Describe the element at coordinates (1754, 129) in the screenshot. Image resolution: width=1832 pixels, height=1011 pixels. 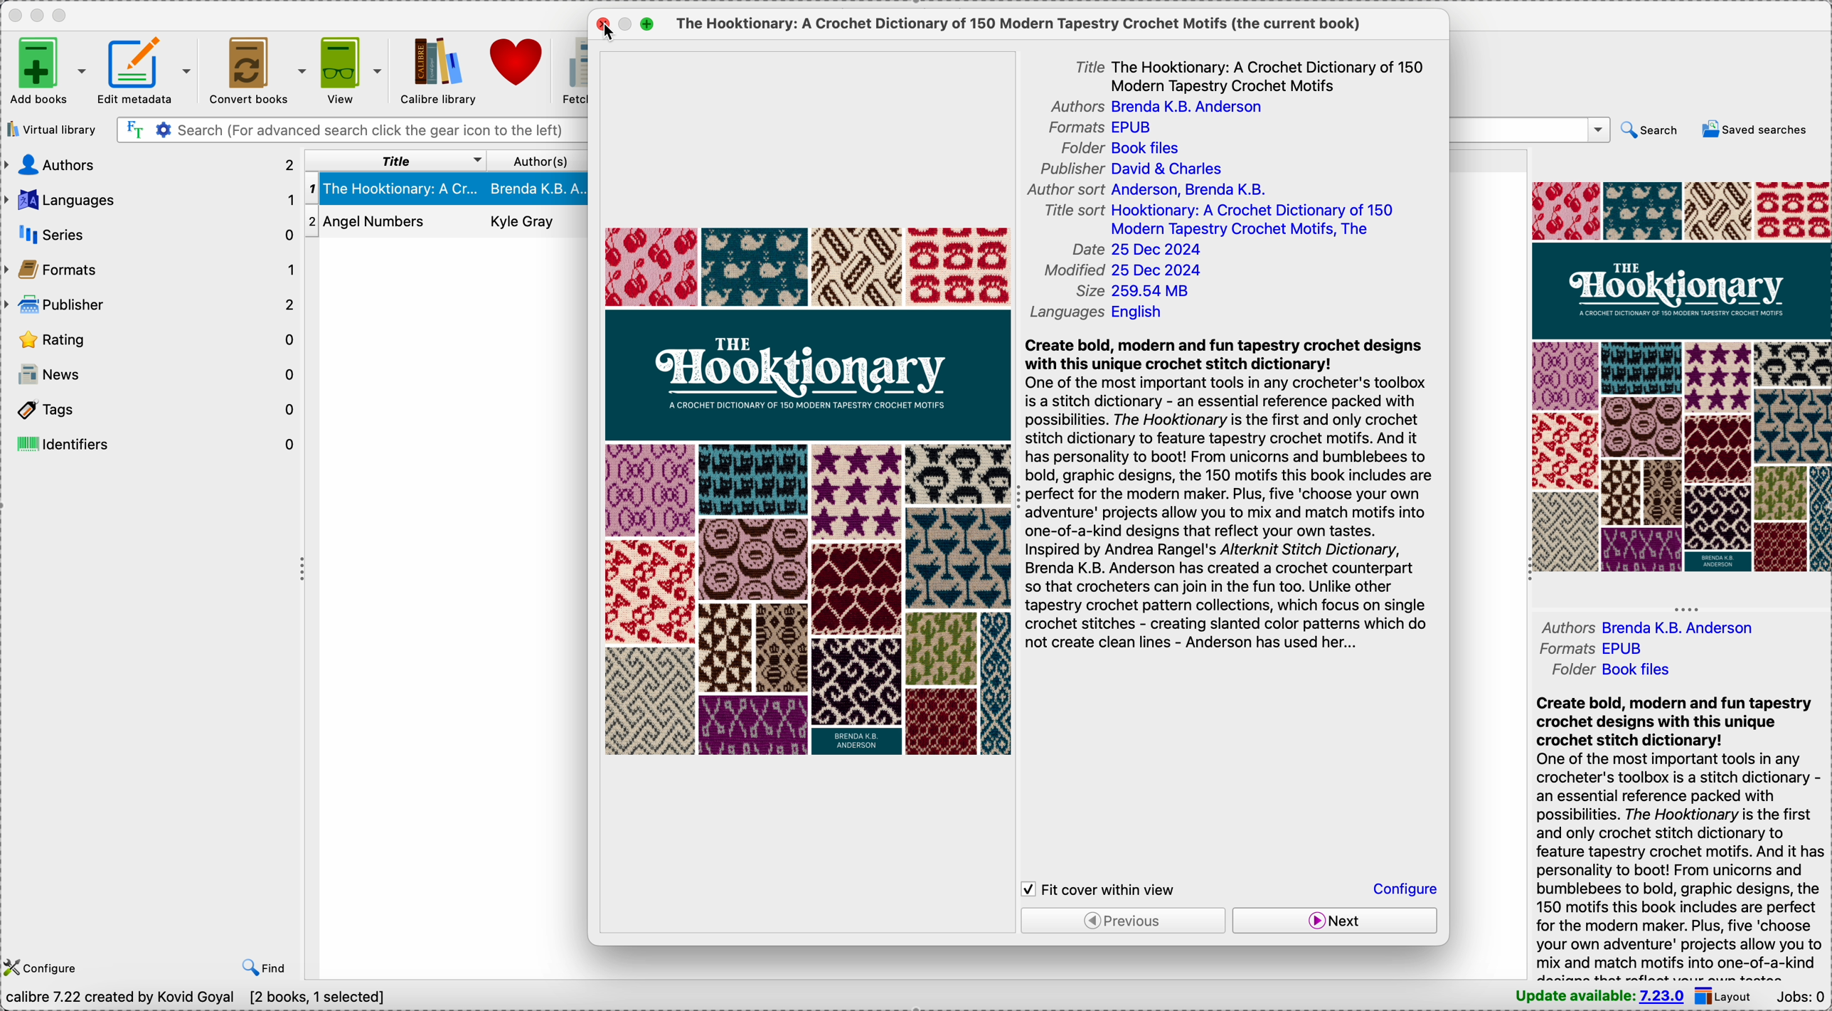
I see `saved searches` at that location.